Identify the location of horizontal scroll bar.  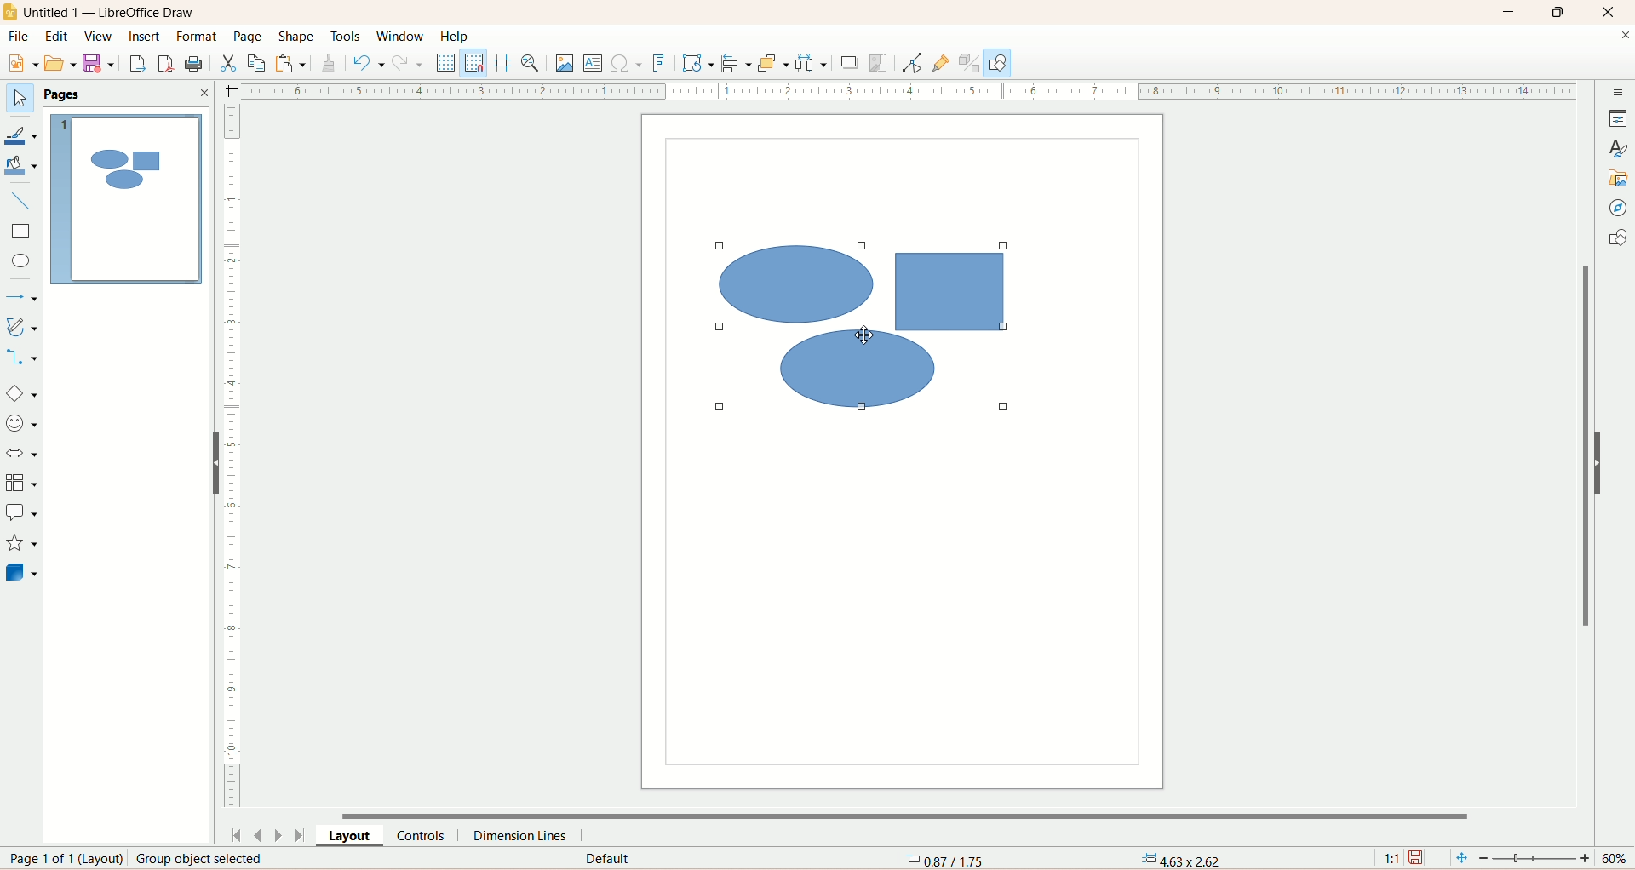
(922, 814).